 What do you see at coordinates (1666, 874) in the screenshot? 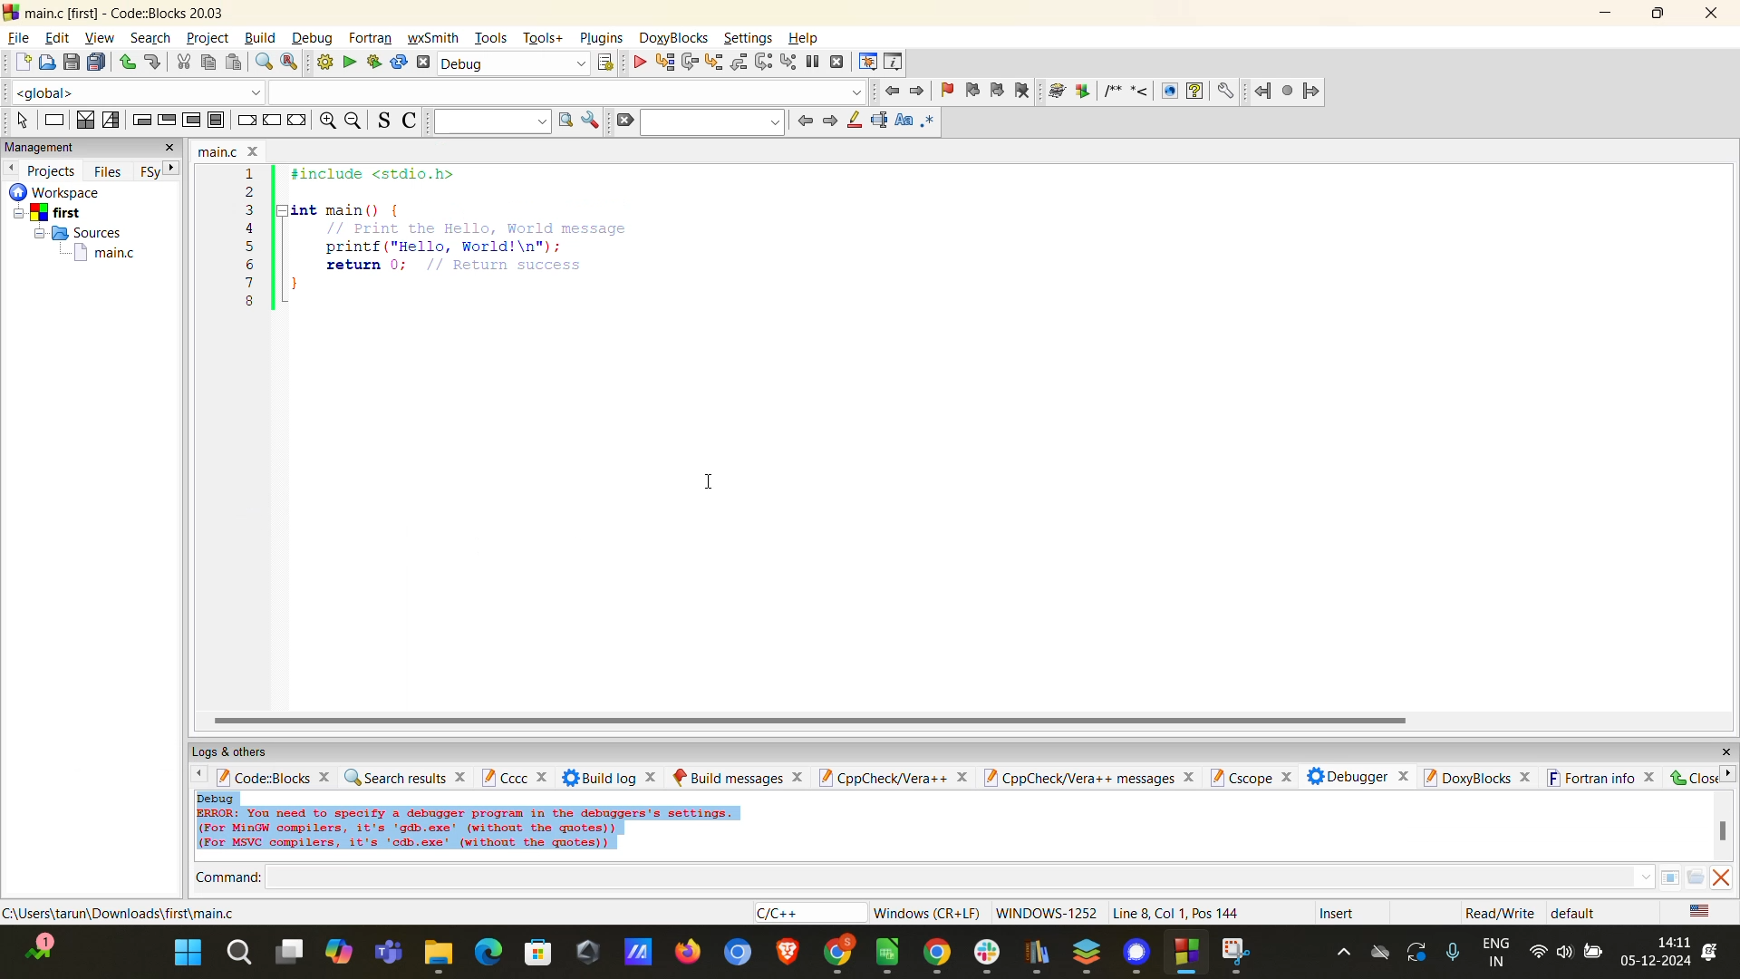
I see `pane` at bounding box center [1666, 874].